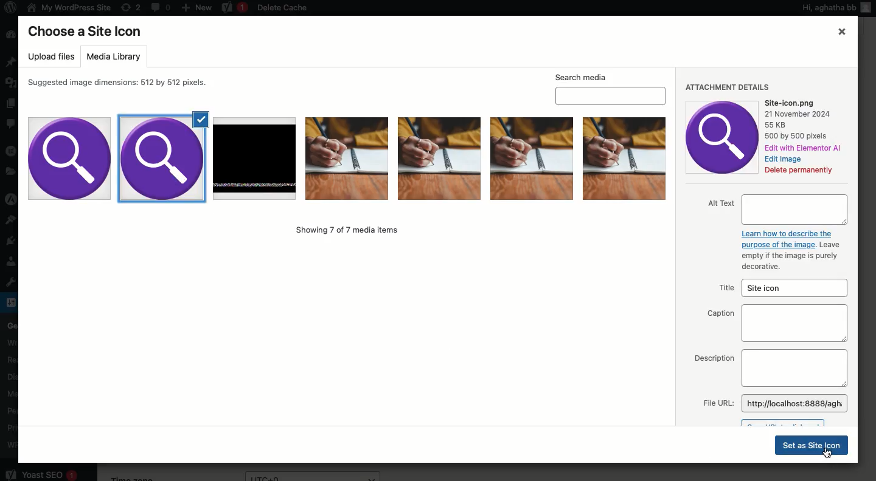  Describe the element at coordinates (12, 392) in the screenshot. I see `Media` at that location.